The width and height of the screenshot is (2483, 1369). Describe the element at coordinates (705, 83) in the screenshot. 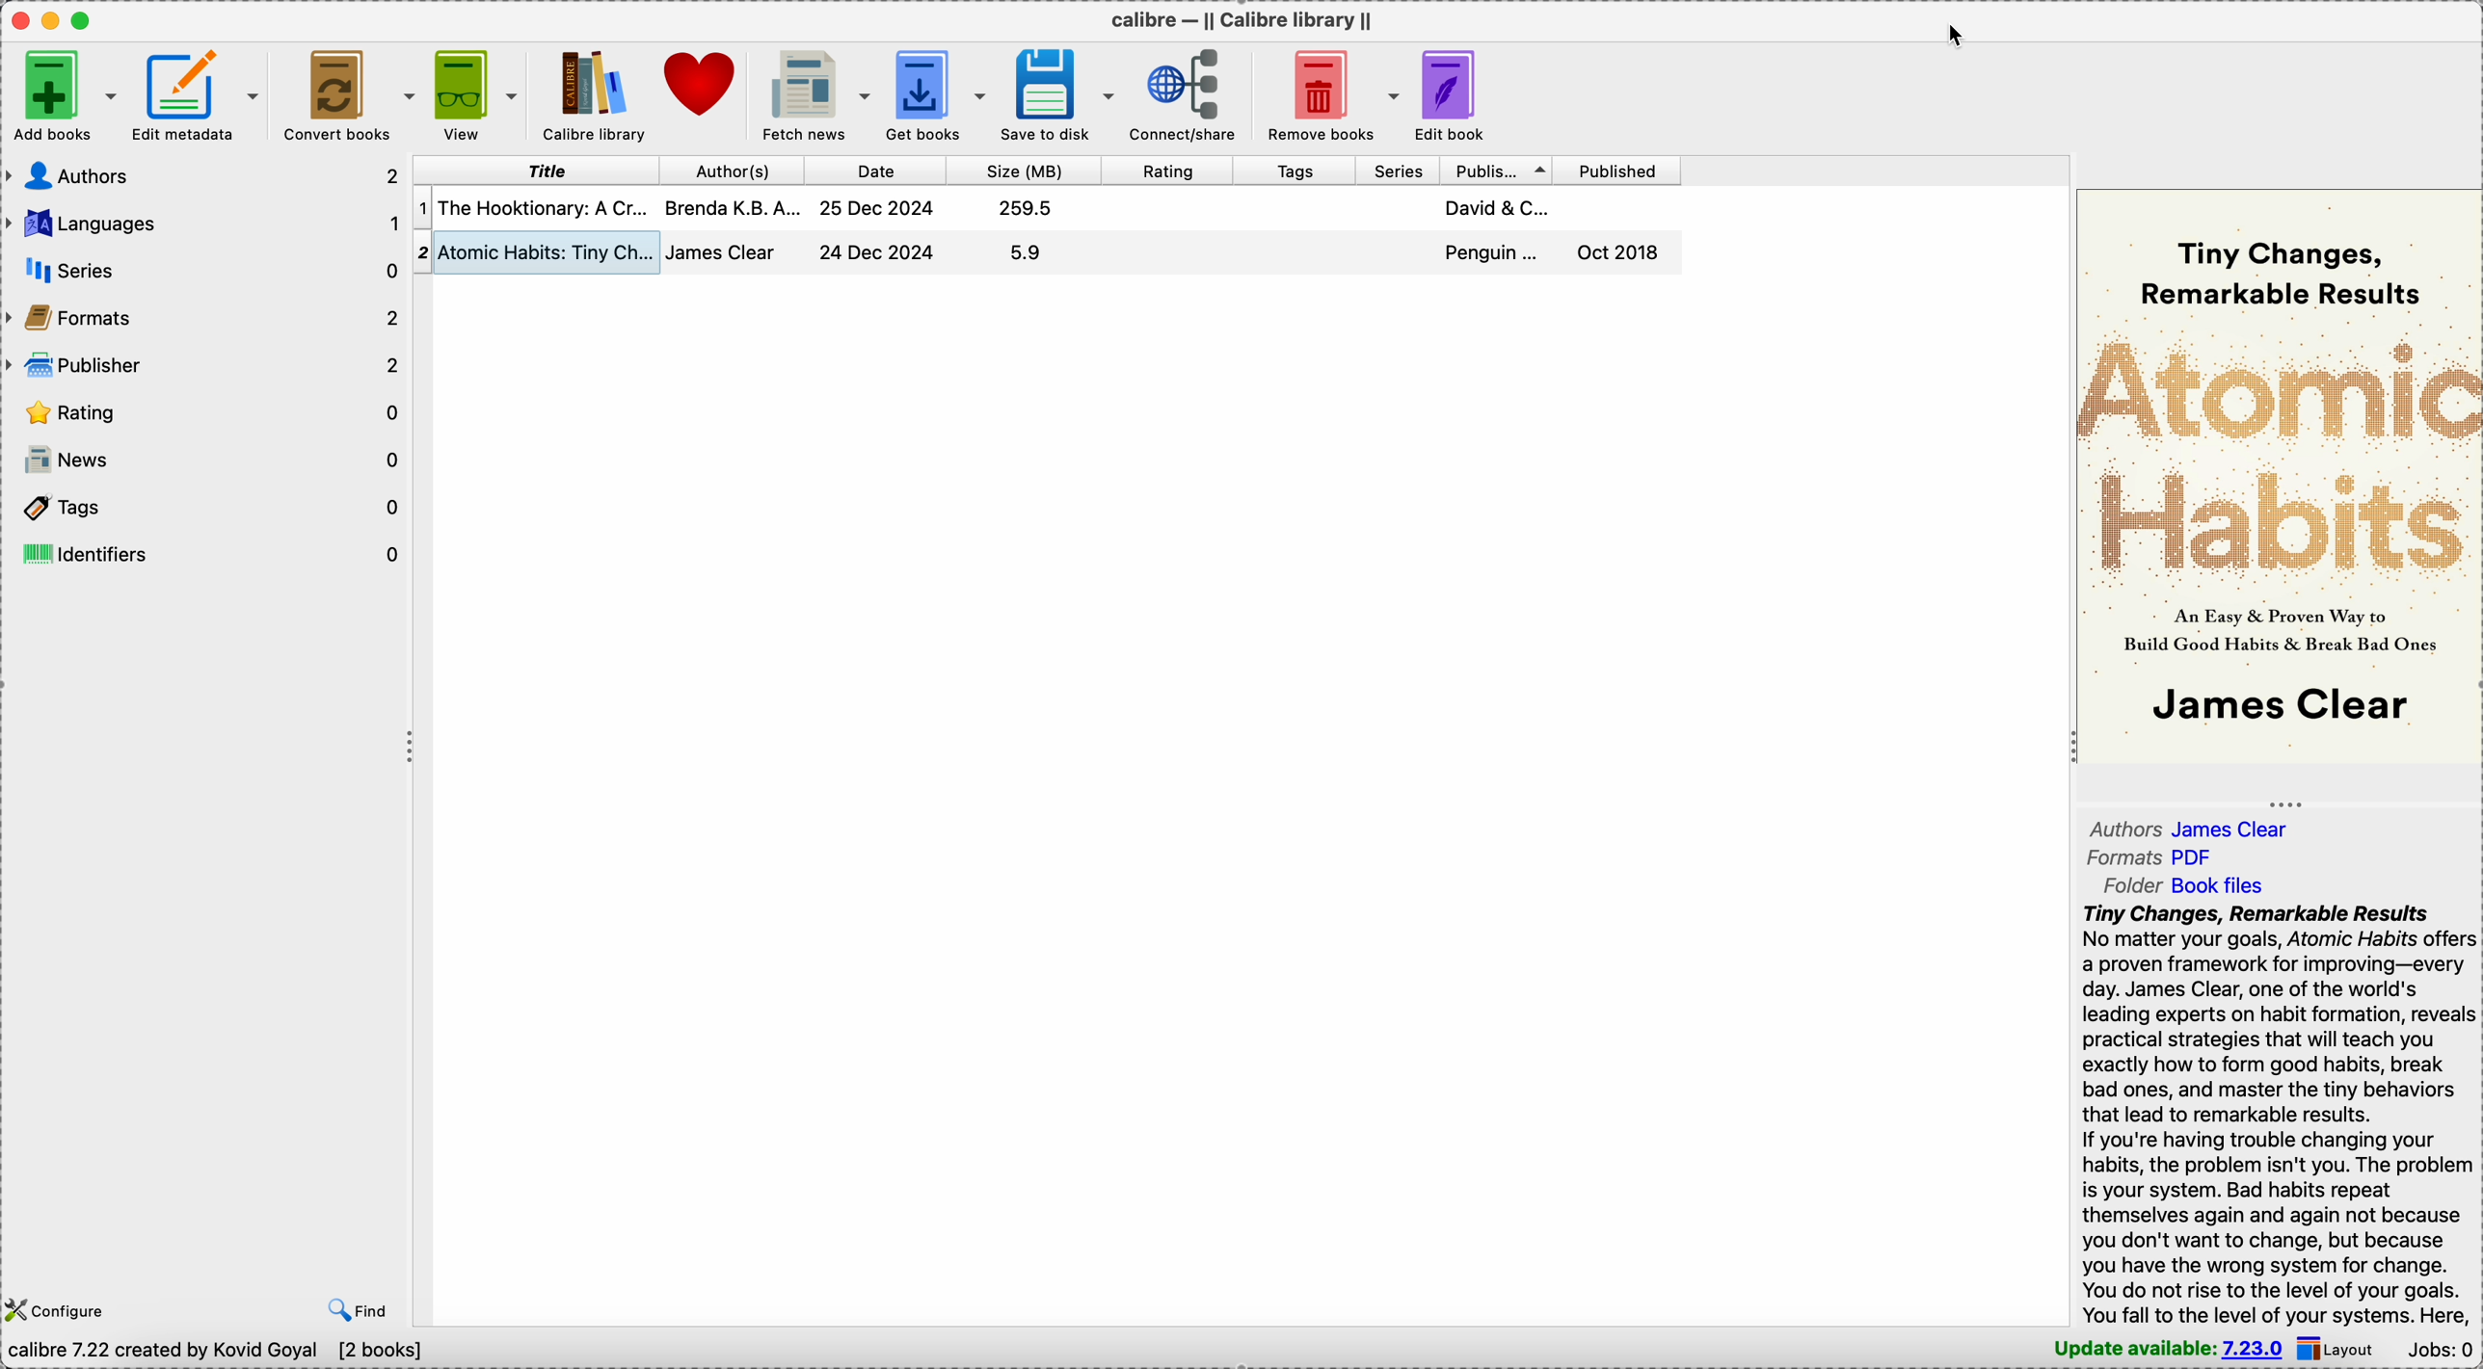

I see `donate` at that location.